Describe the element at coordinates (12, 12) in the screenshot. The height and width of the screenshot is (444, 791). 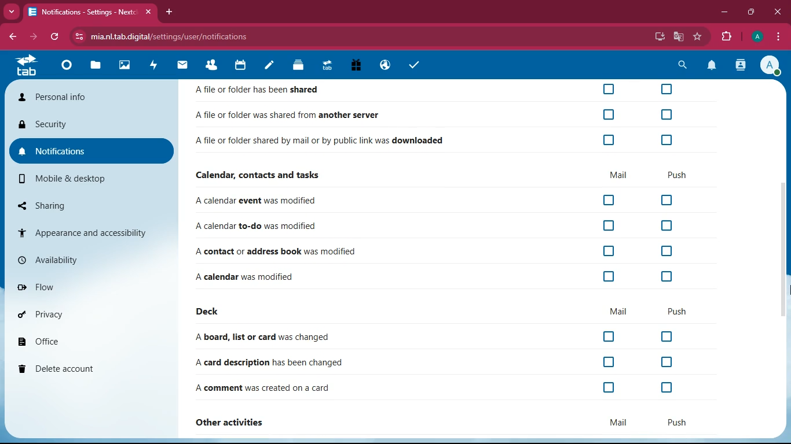
I see `more` at that location.